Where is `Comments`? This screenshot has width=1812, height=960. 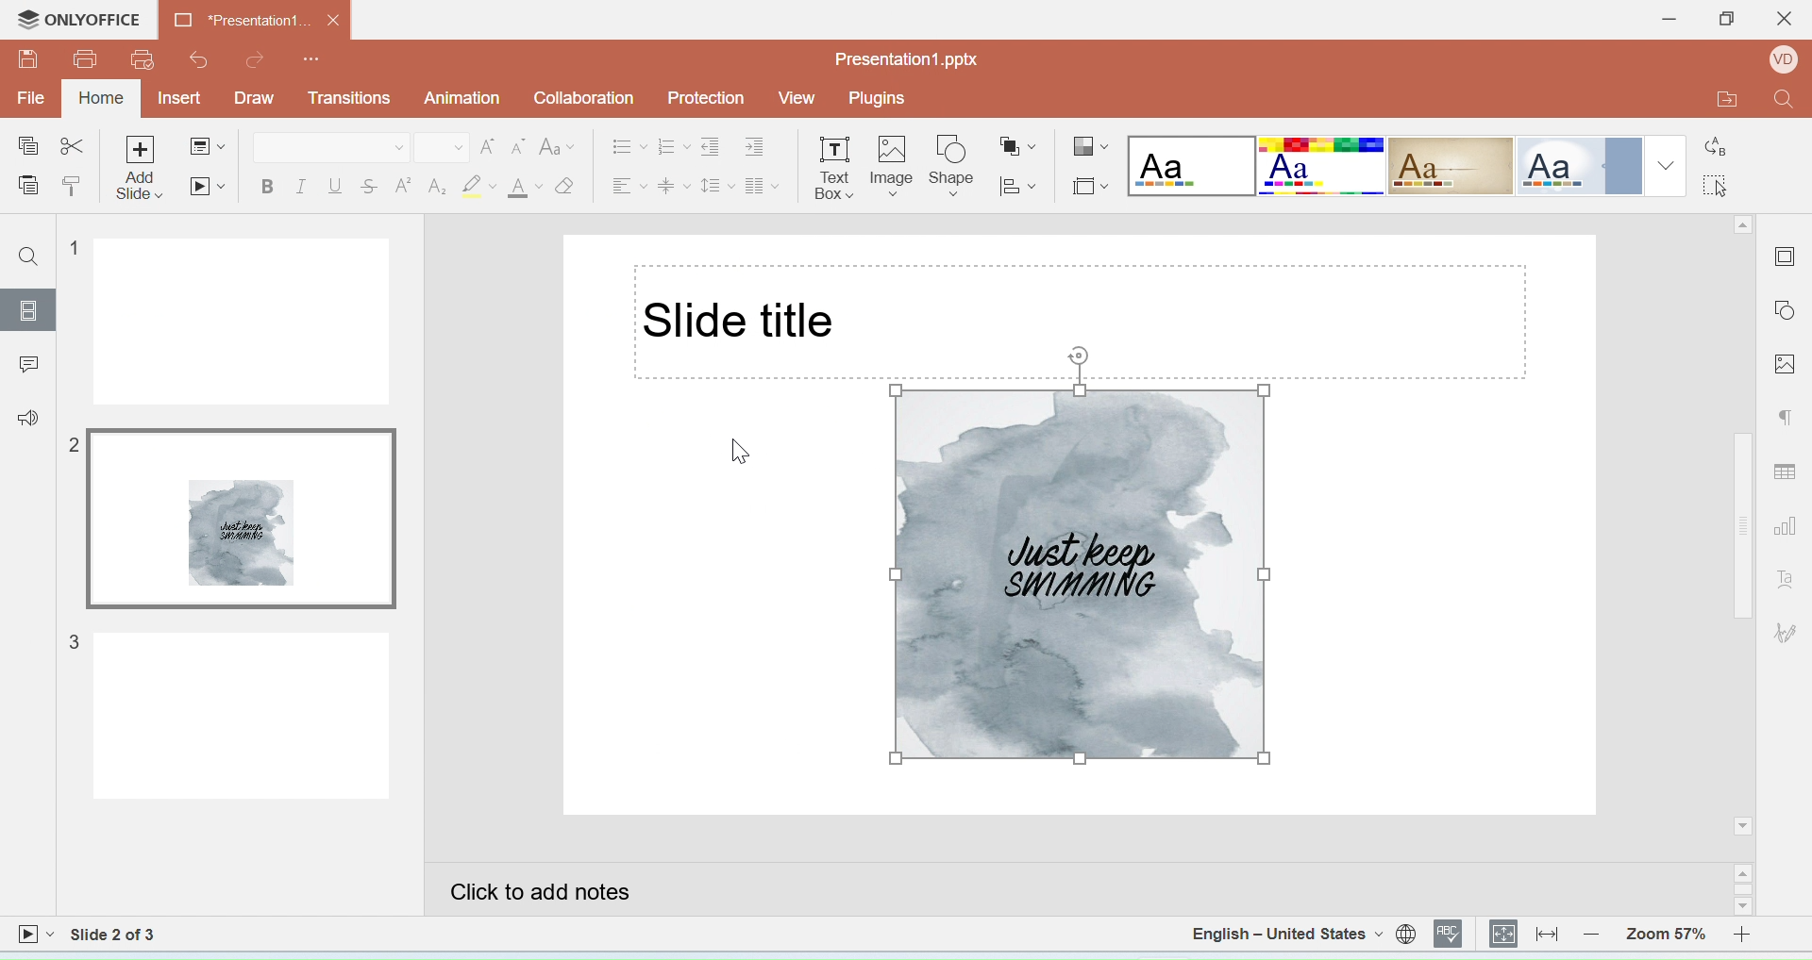 Comments is located at coordinates (26, 361).